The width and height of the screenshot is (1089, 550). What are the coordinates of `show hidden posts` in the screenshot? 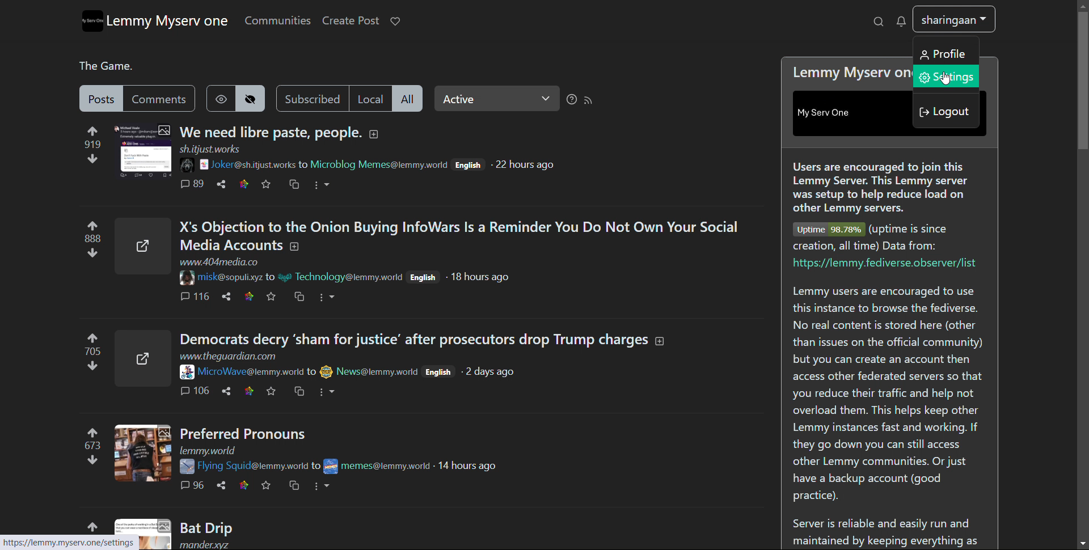 It's located at (220, 99).